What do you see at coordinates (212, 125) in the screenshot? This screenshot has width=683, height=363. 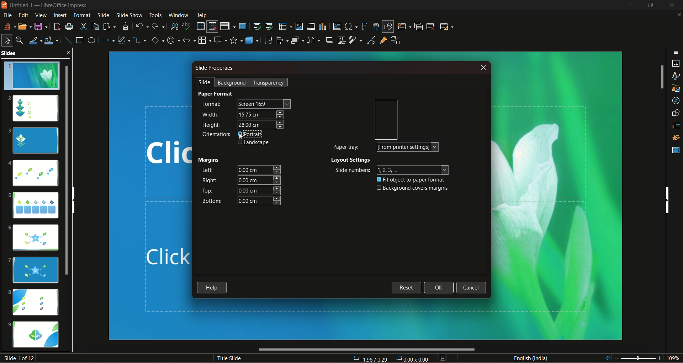 I see `height` at bounding box center [212, 125].